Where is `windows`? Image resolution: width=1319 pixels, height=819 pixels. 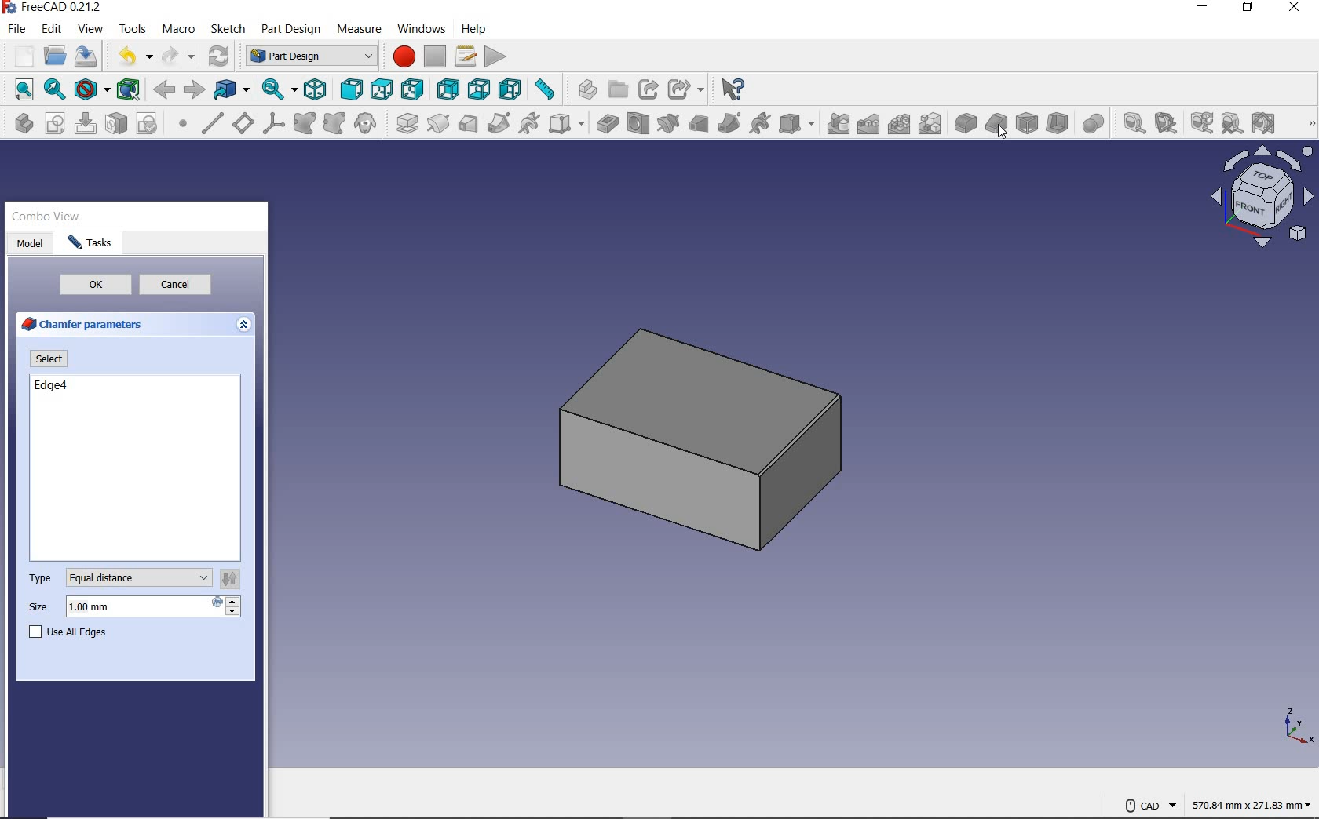 windows is located at coordinates (421, 31).